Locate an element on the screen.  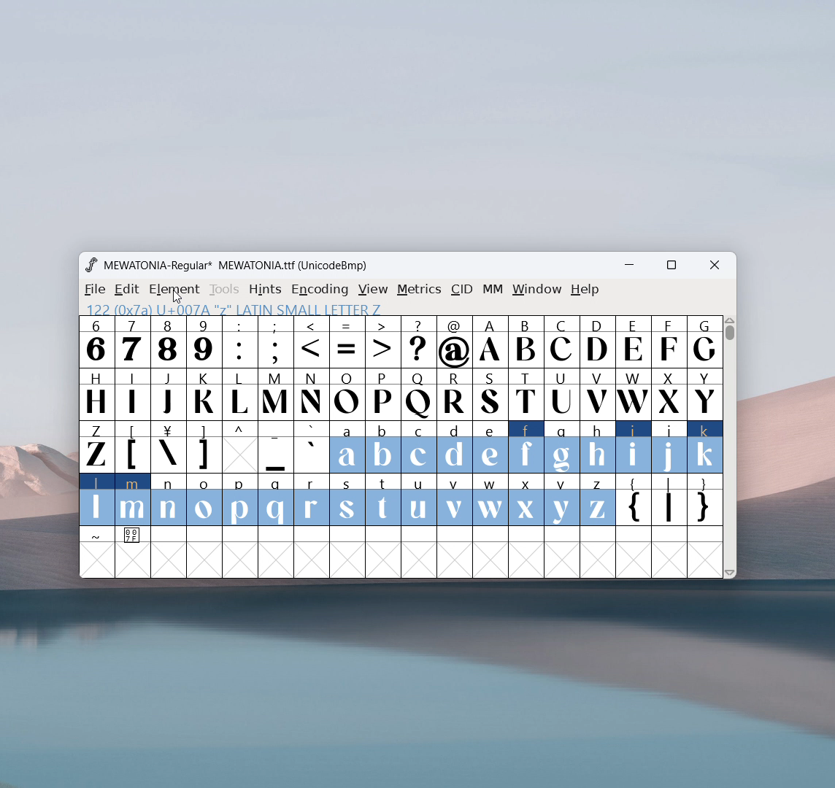
n is located at coordinates (169, 501).